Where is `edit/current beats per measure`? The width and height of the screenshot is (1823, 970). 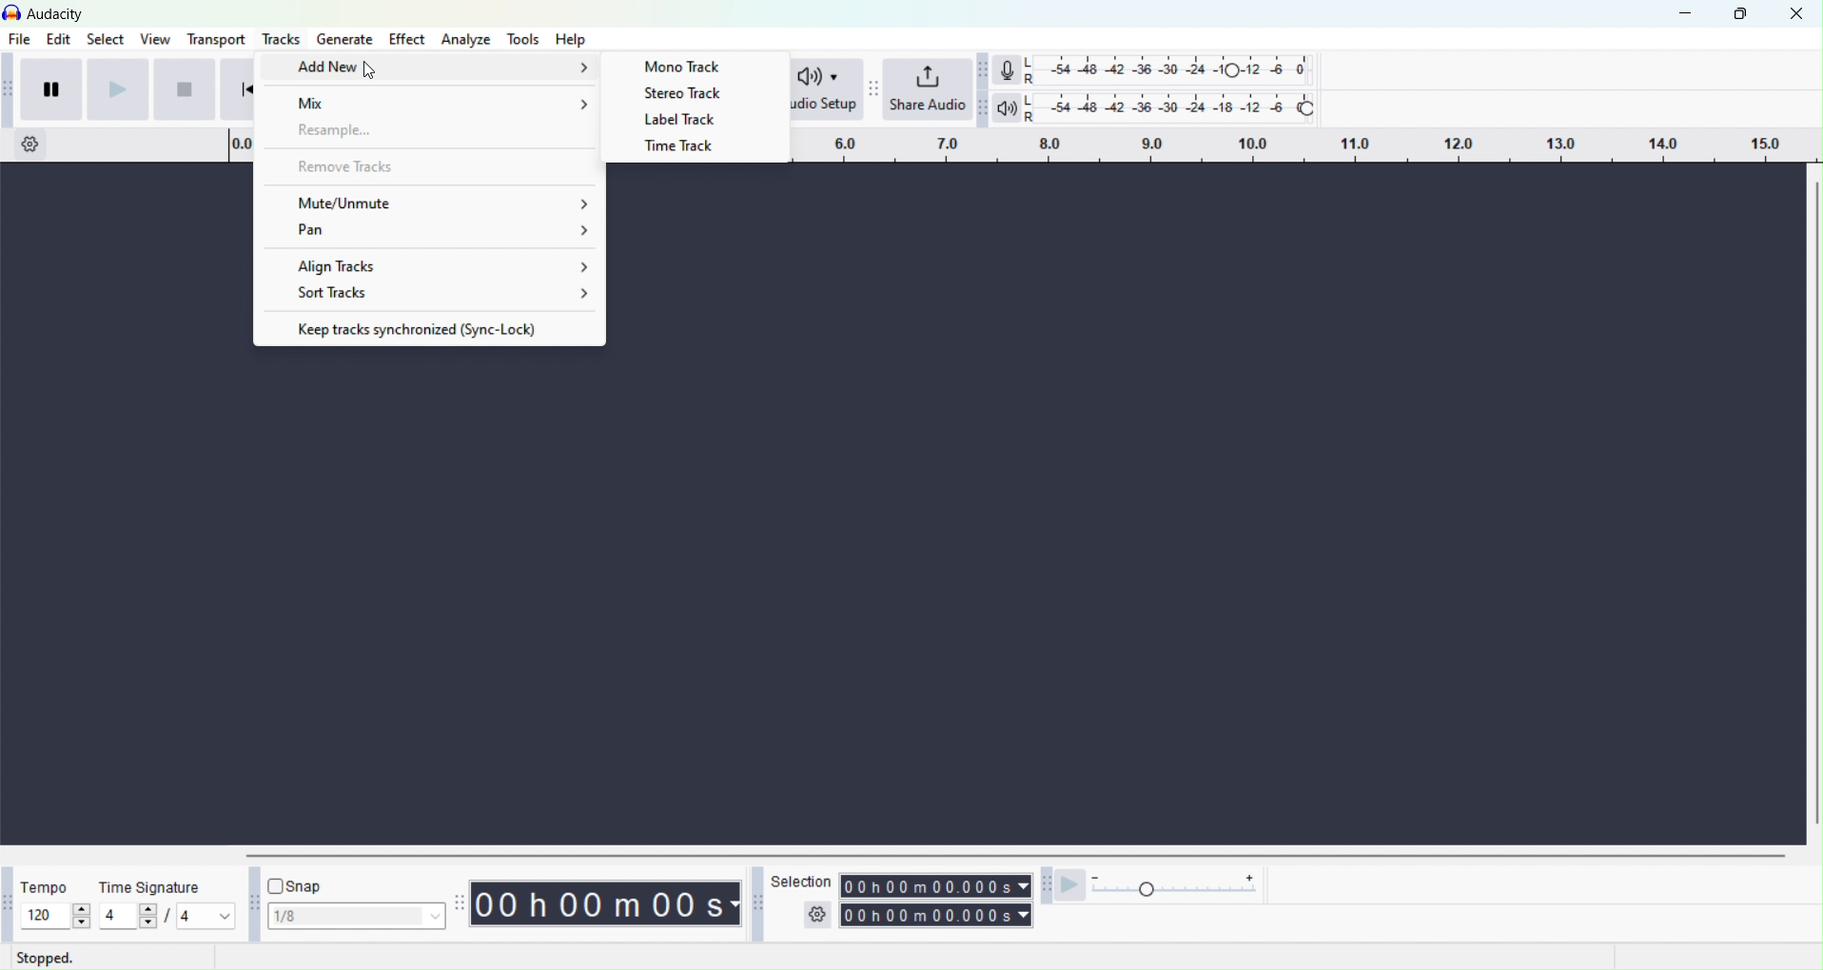 edit/current beats per measure is located at coordinates (114, 915).